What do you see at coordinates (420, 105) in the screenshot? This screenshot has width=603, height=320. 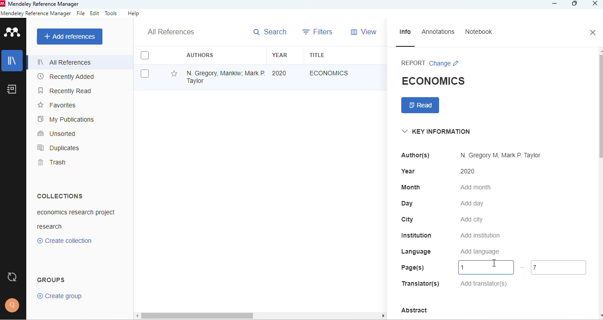 I see `read` at bounding box center [420, 105].